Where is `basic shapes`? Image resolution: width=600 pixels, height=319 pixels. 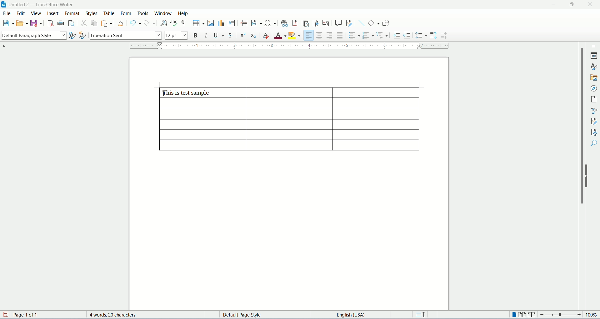 basic shapes is located at coordinates (374, 23).